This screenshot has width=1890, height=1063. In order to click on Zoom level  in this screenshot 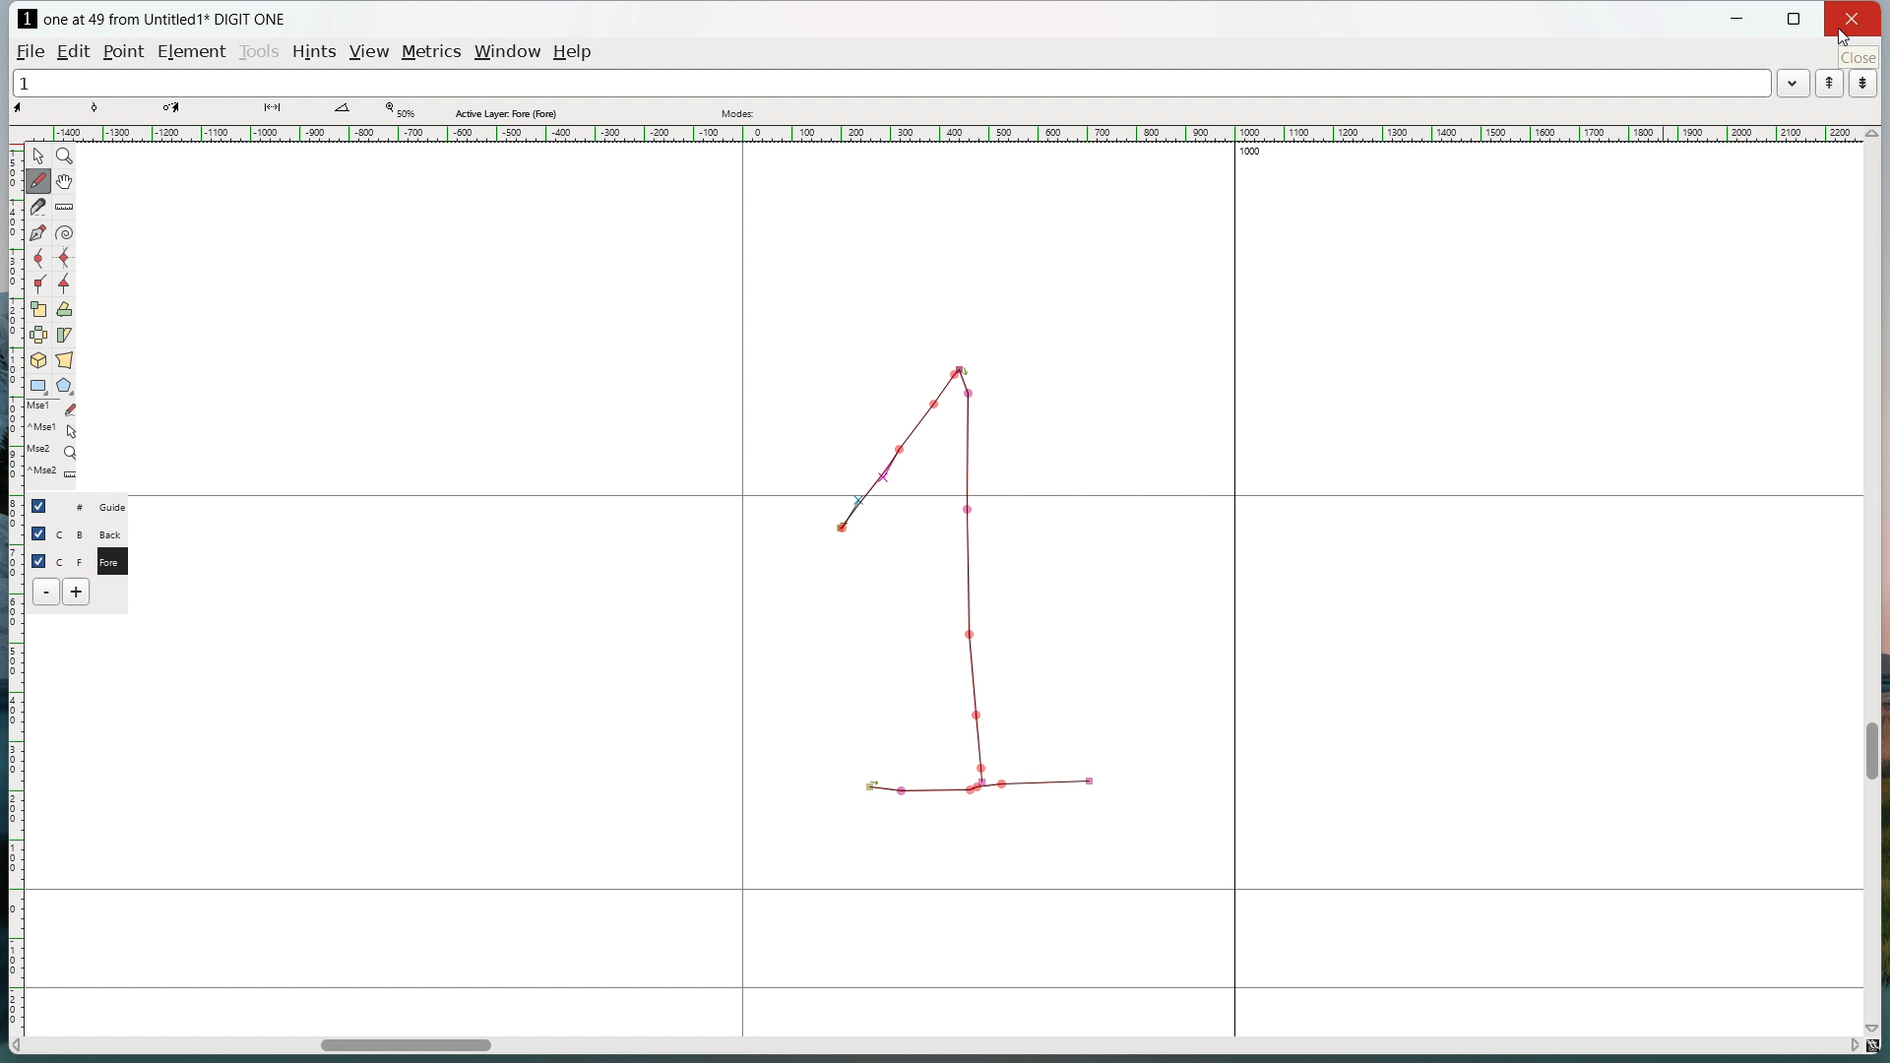, I will do `click(399, 111)`.